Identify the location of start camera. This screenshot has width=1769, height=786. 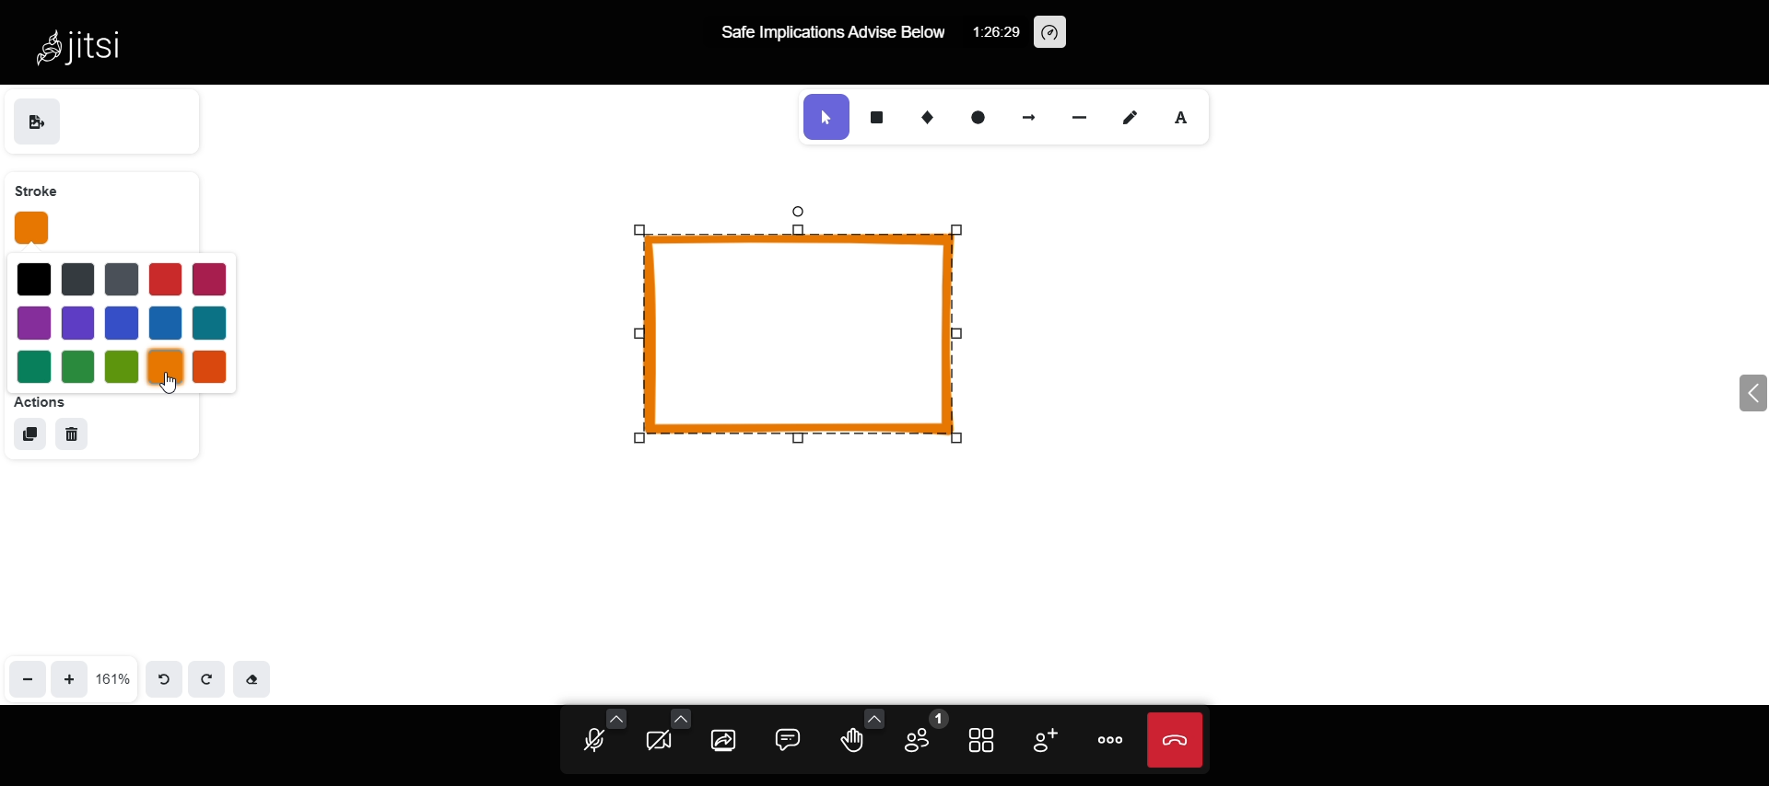
(658, 741).